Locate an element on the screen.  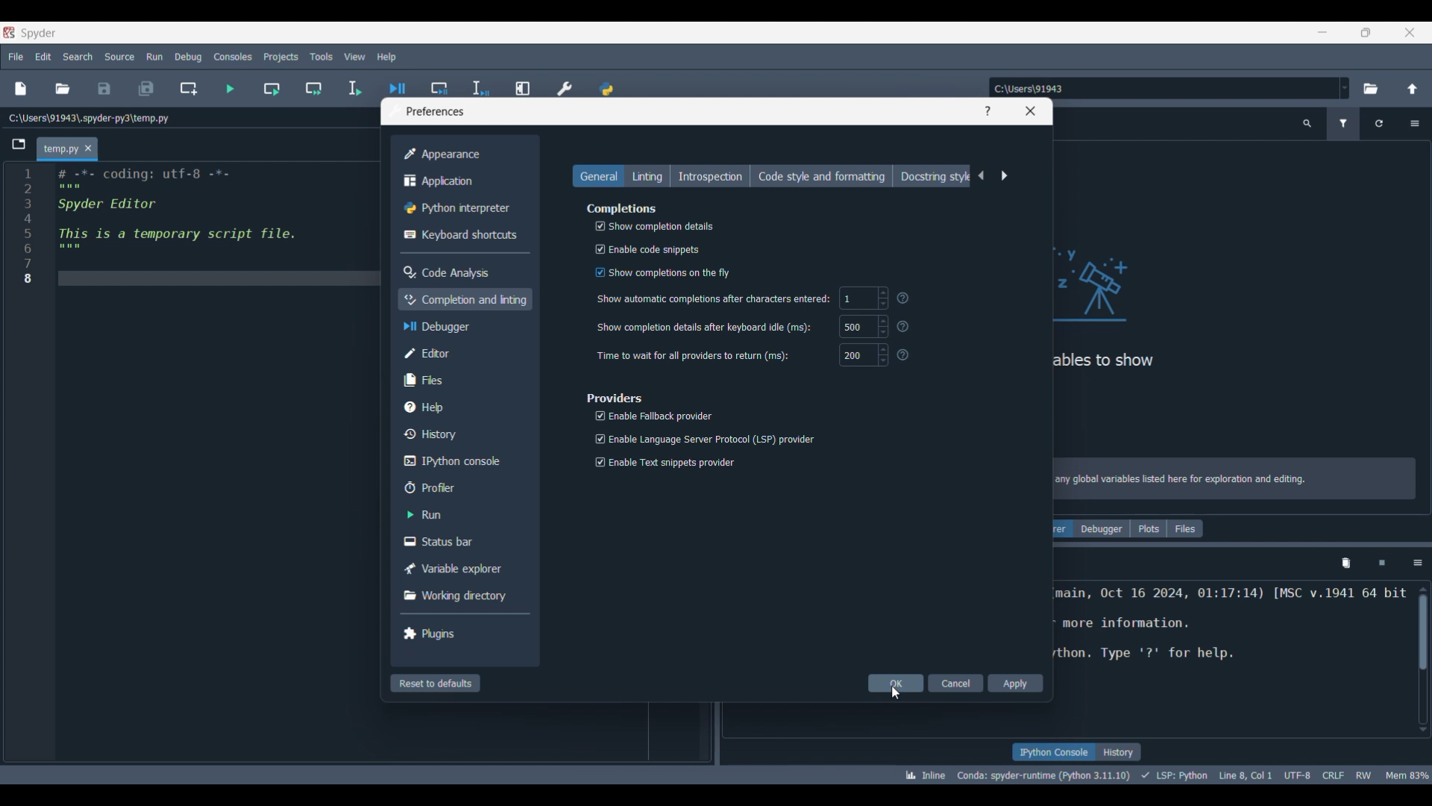
500 is located at coordinates (863, 326).